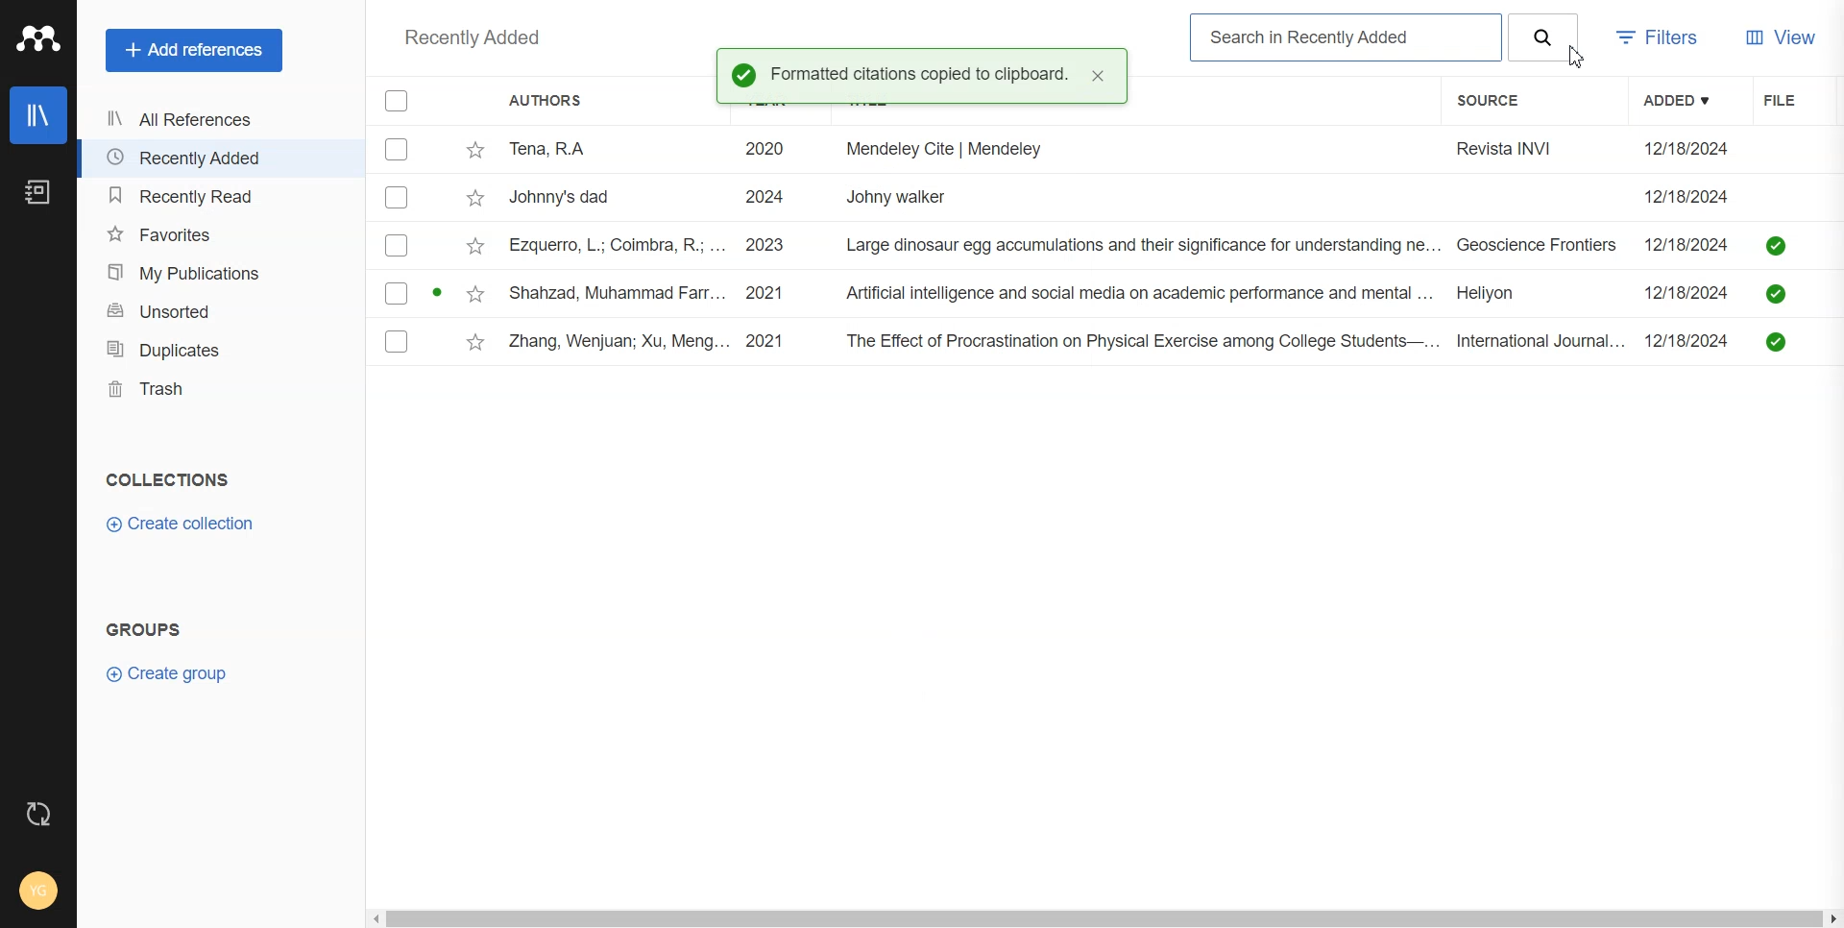  Describe the element at coordinates (216, 121) in the screenshot. I see `All References` at that location.